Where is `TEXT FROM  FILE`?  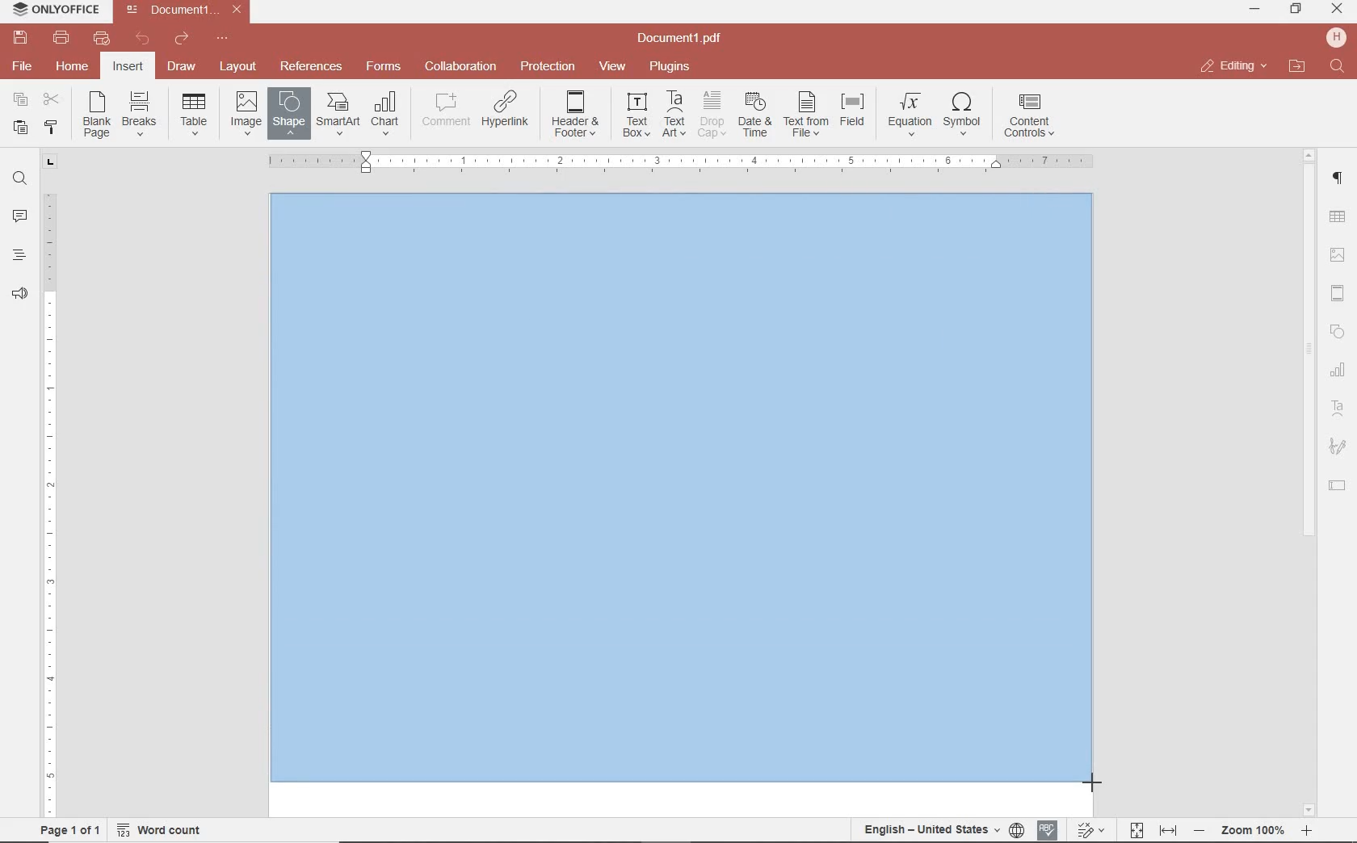 TEXT FROM  FILE is located at coordinates (806, 115).